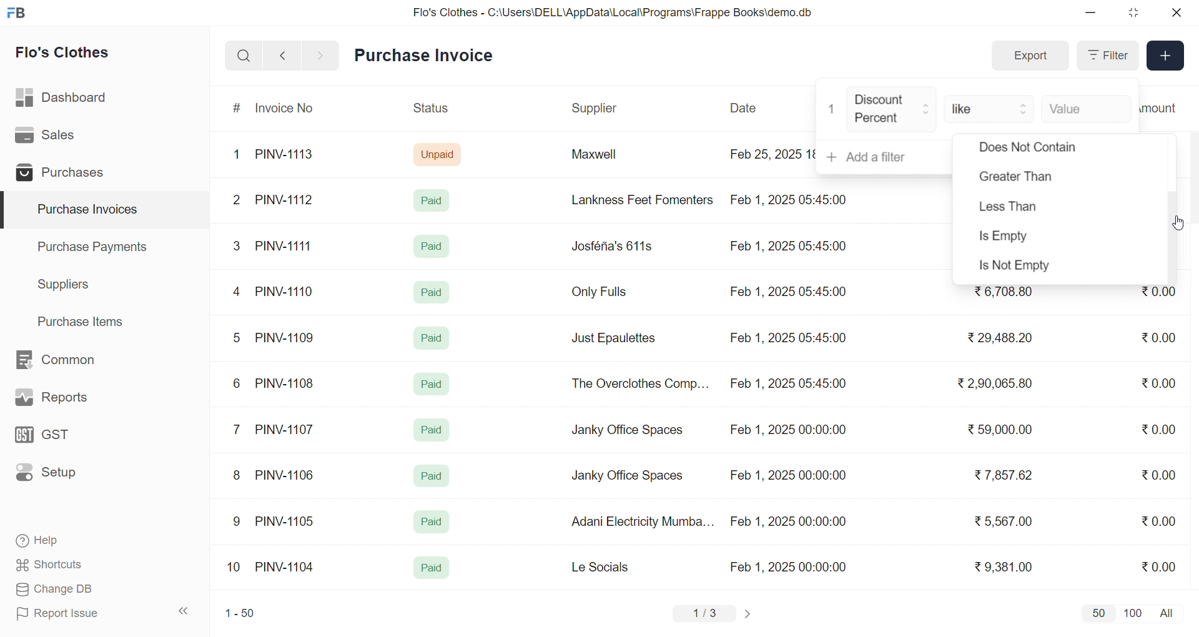 This screenshot has width=1199, height=637. What do you see at coordinates (1018, 207) in the screenshot?
I see `Less Than` at bounding box center [1018, 207].